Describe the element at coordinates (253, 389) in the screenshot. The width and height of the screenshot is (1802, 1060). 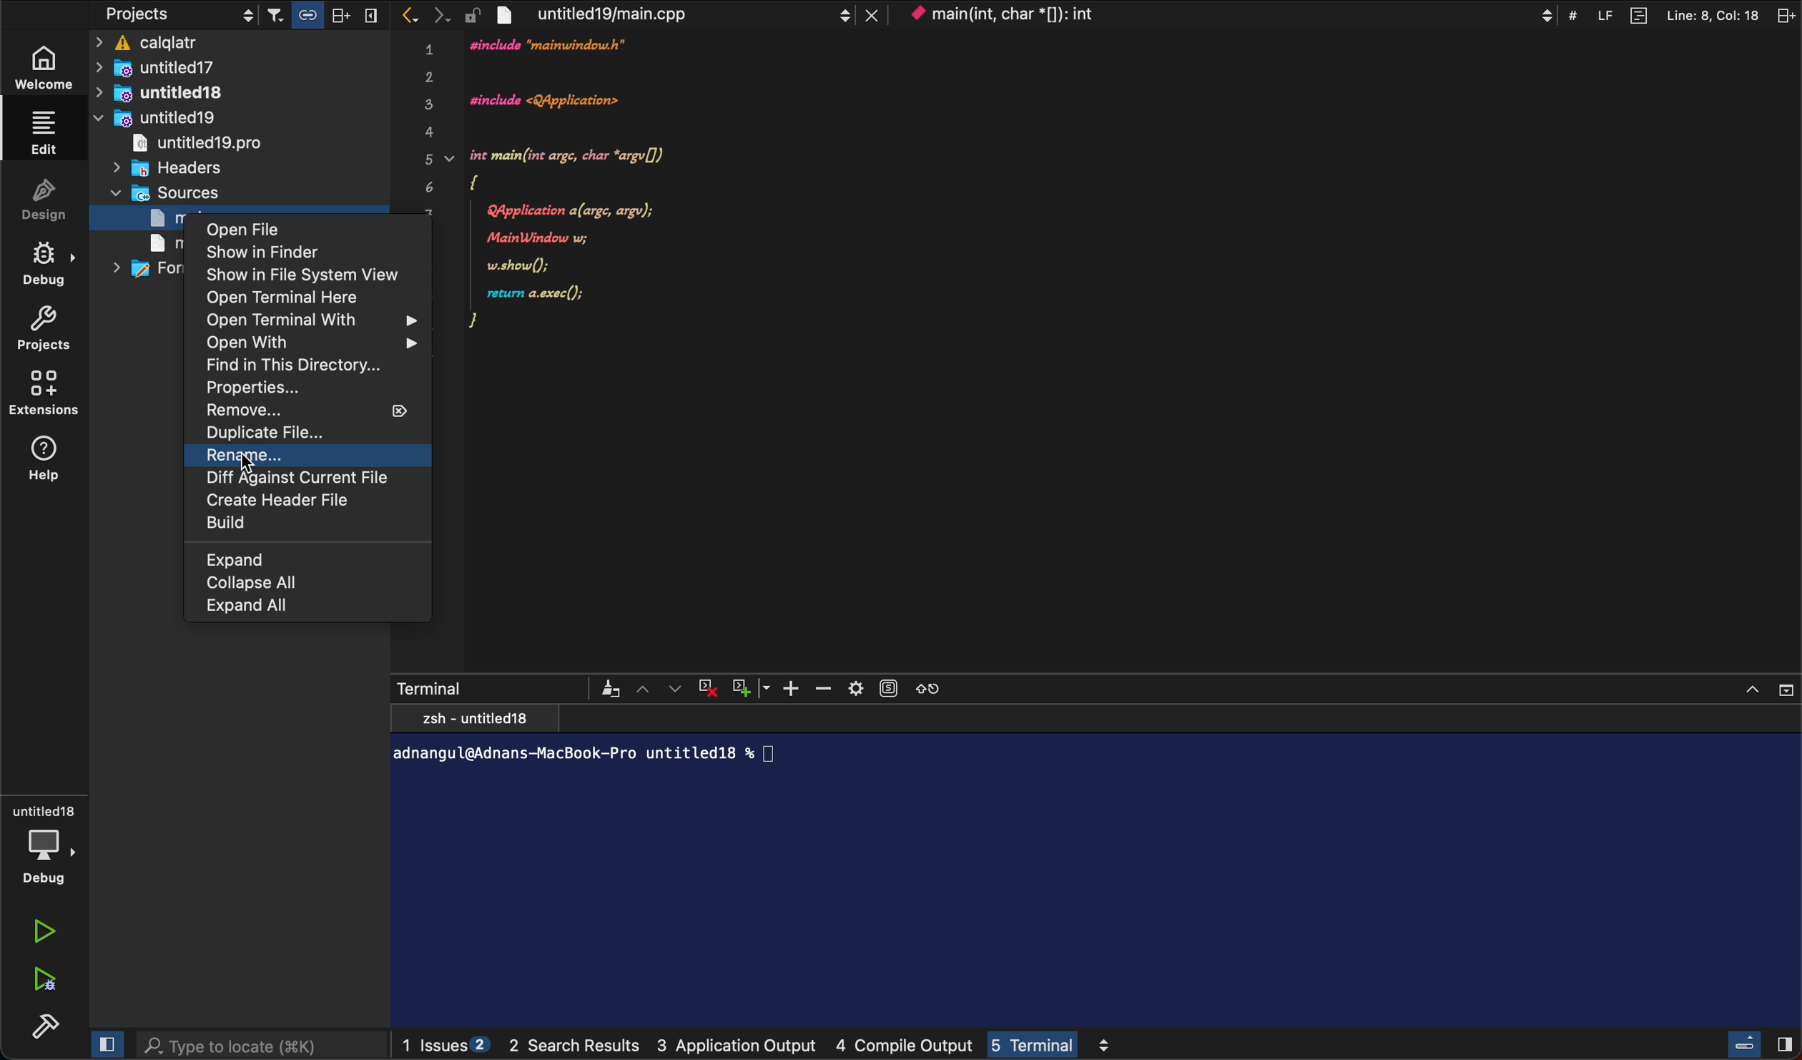
I see `properties` at that location.